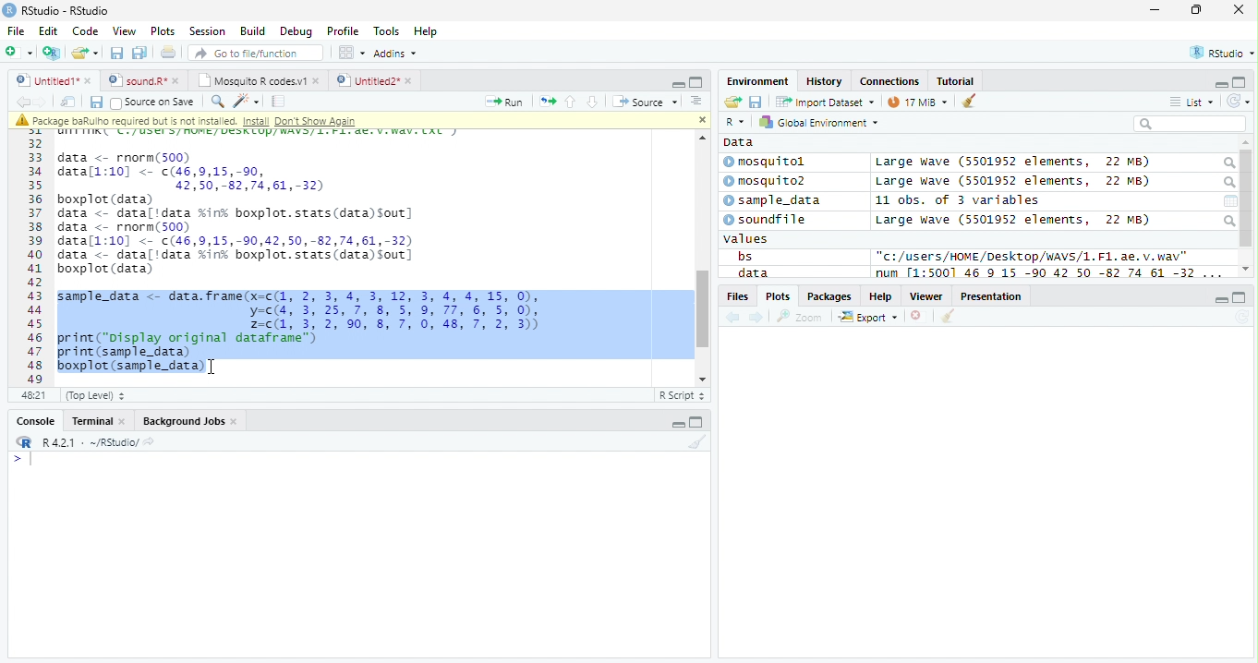 The width and height of the screenshot is (1258, 663). Describe the element at coordinates (353, 53) in the screenshot. I see `workspace panes` at that location.